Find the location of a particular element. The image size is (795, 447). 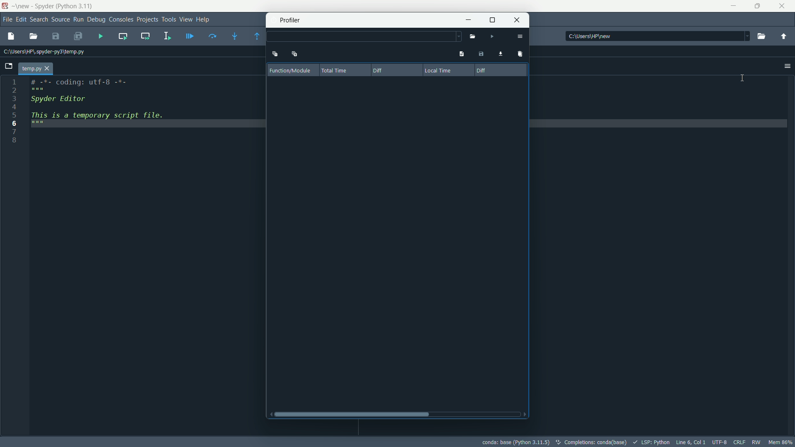

cursor position is located at coordinates (690, 442).